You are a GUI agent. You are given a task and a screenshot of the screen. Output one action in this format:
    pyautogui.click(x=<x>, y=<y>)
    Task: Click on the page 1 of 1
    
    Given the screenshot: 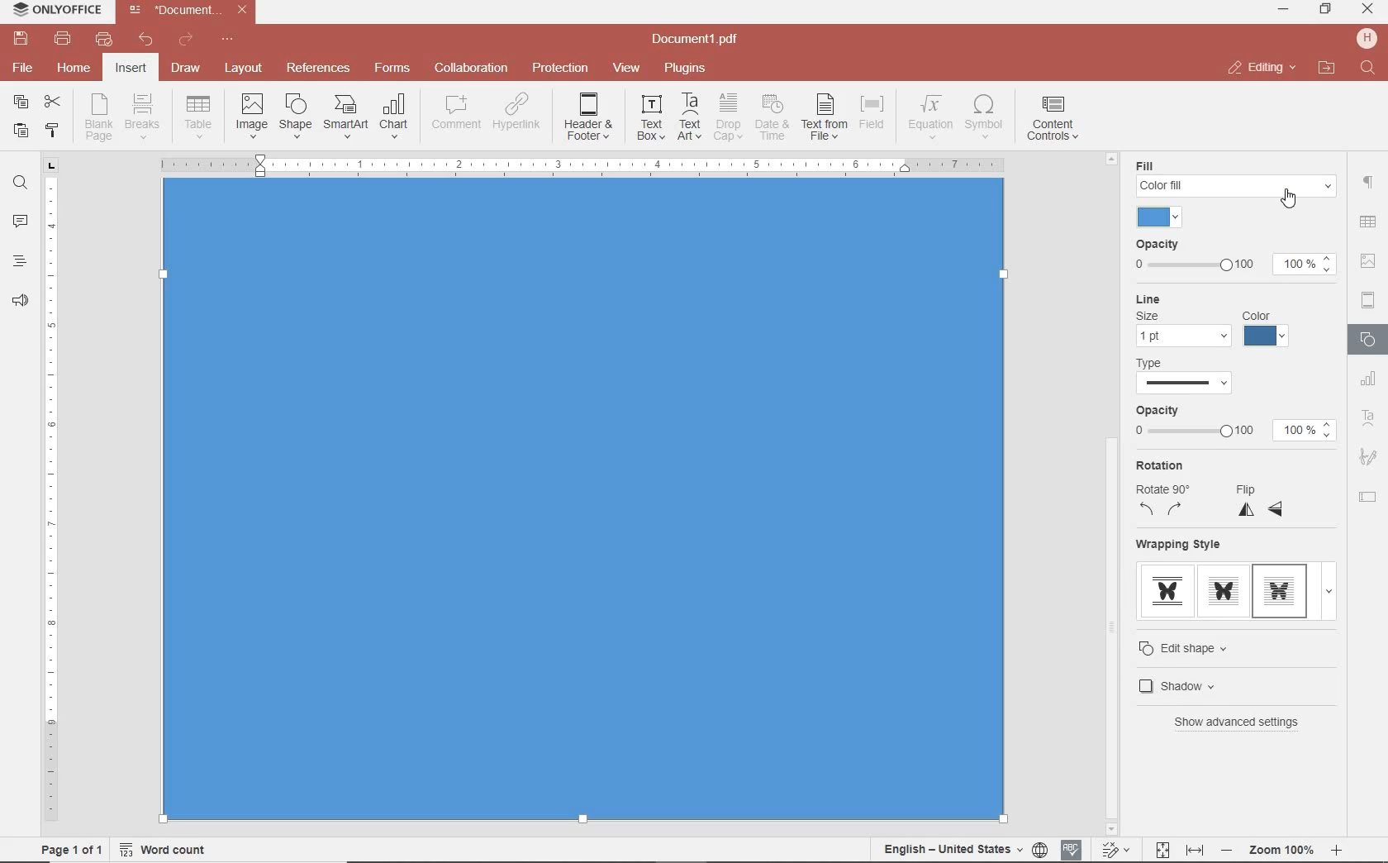 What is the action you would take?
    pyautogui.click(x=69, y=848)
    